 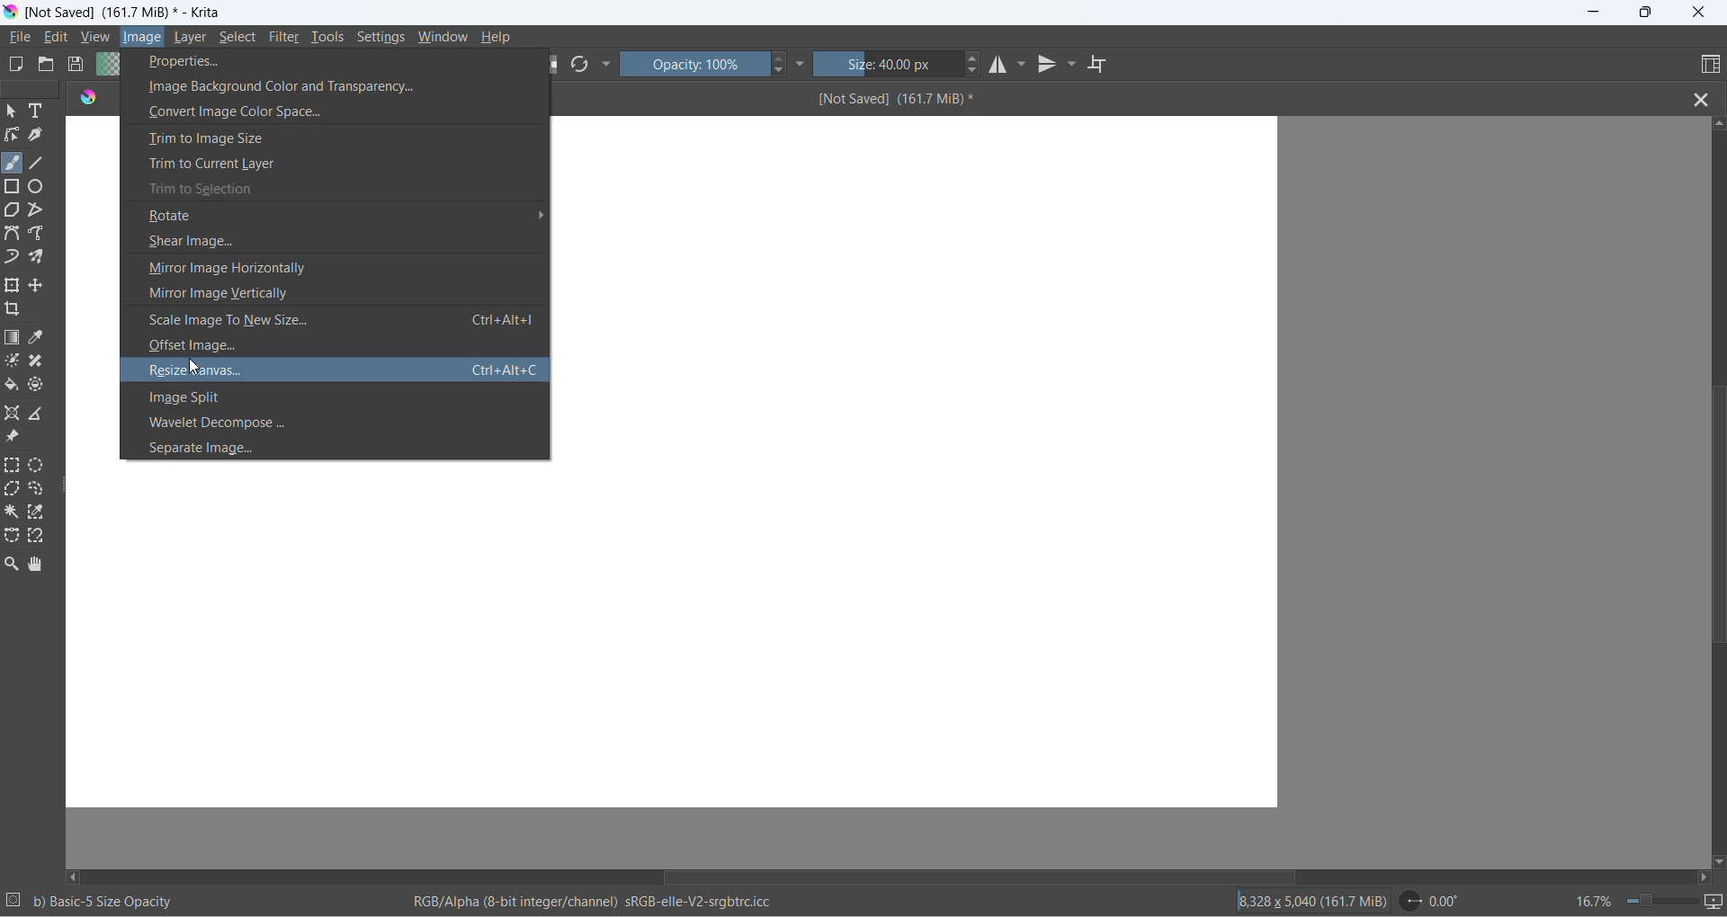 I want to click on filter, so click(x=285, y=40).